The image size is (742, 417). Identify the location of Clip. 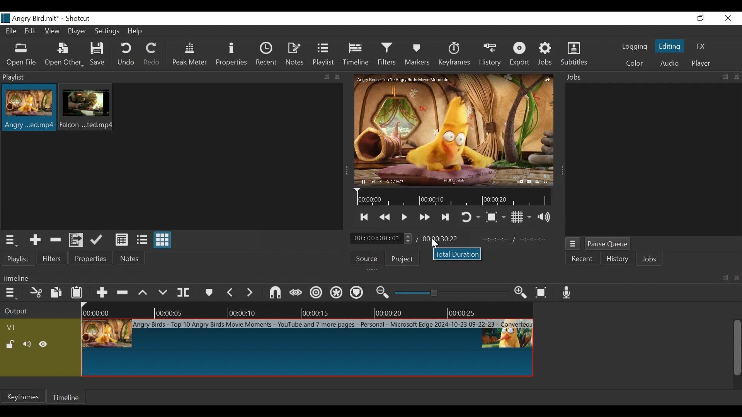
(28, 108).